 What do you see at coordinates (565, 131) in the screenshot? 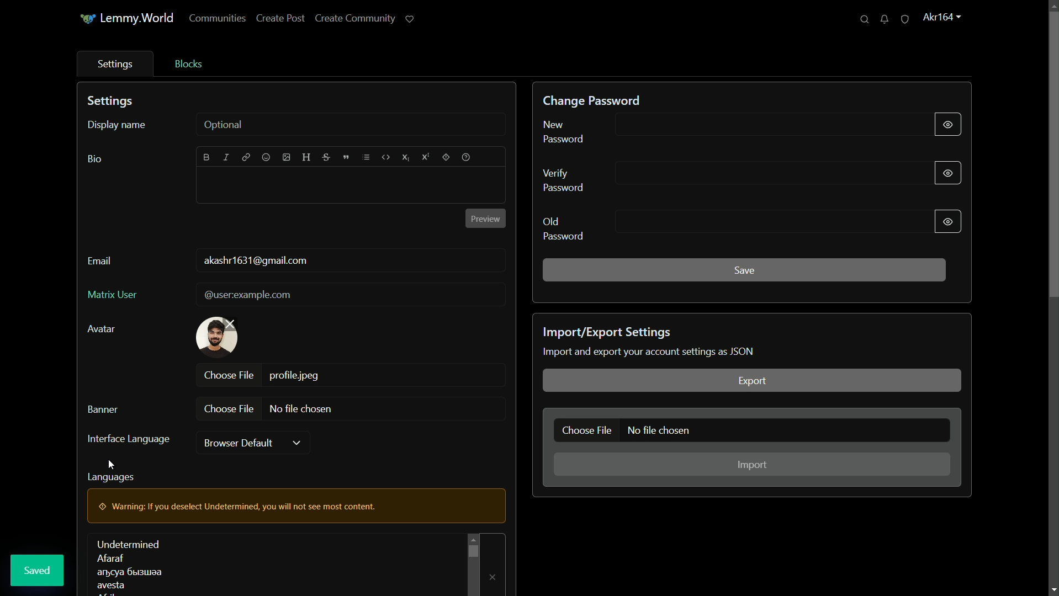
I see `new password` at bounding box center [565, 131].